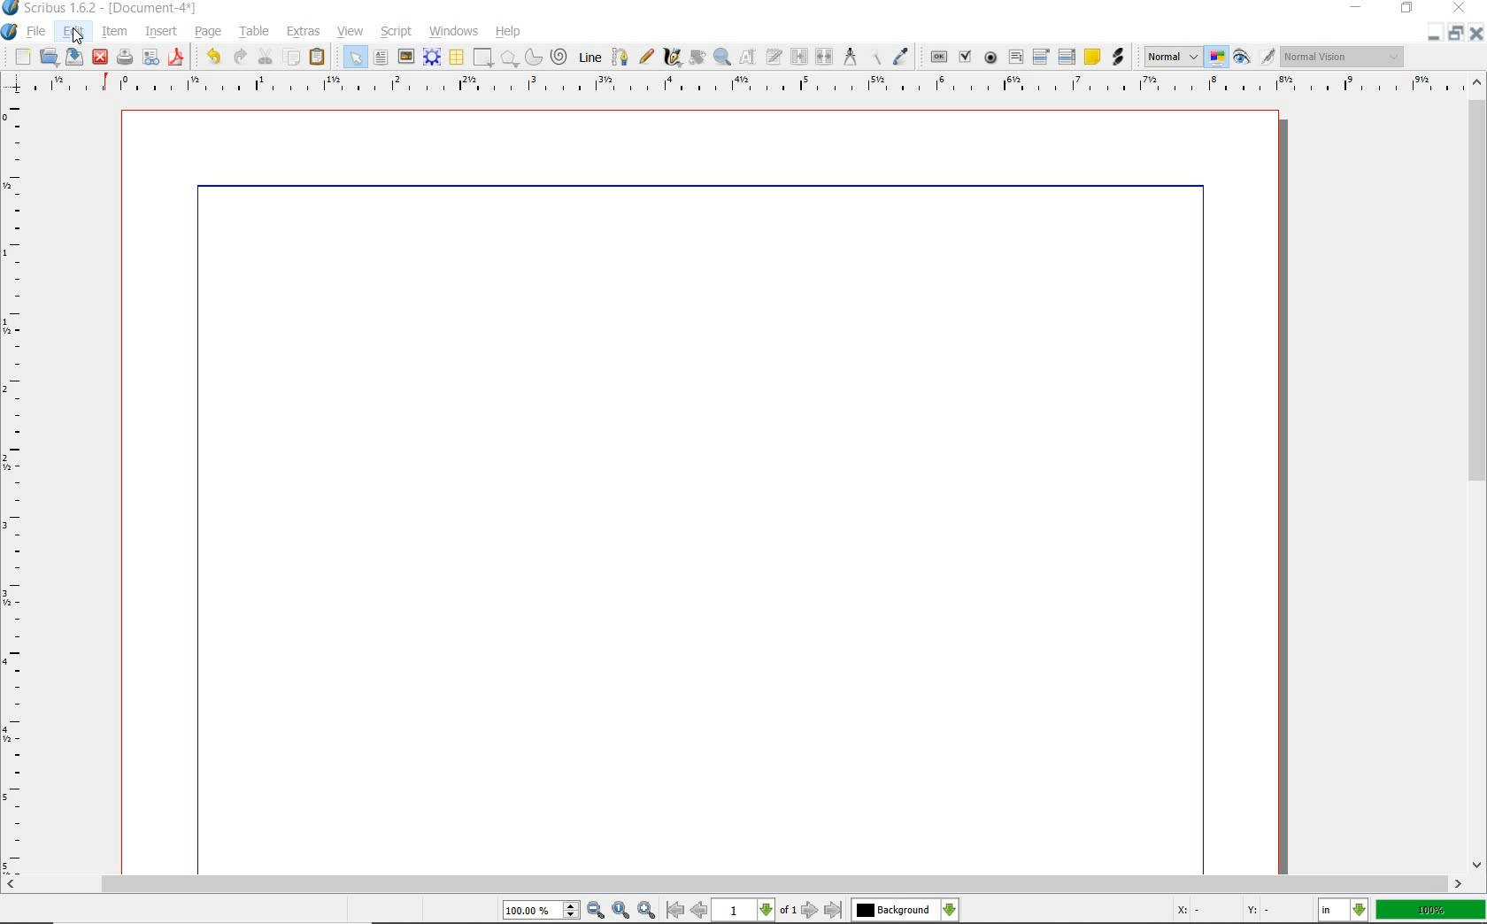 This screenshot has height=924, width=1487. I want to click on scrollbar, so click(735, 884).